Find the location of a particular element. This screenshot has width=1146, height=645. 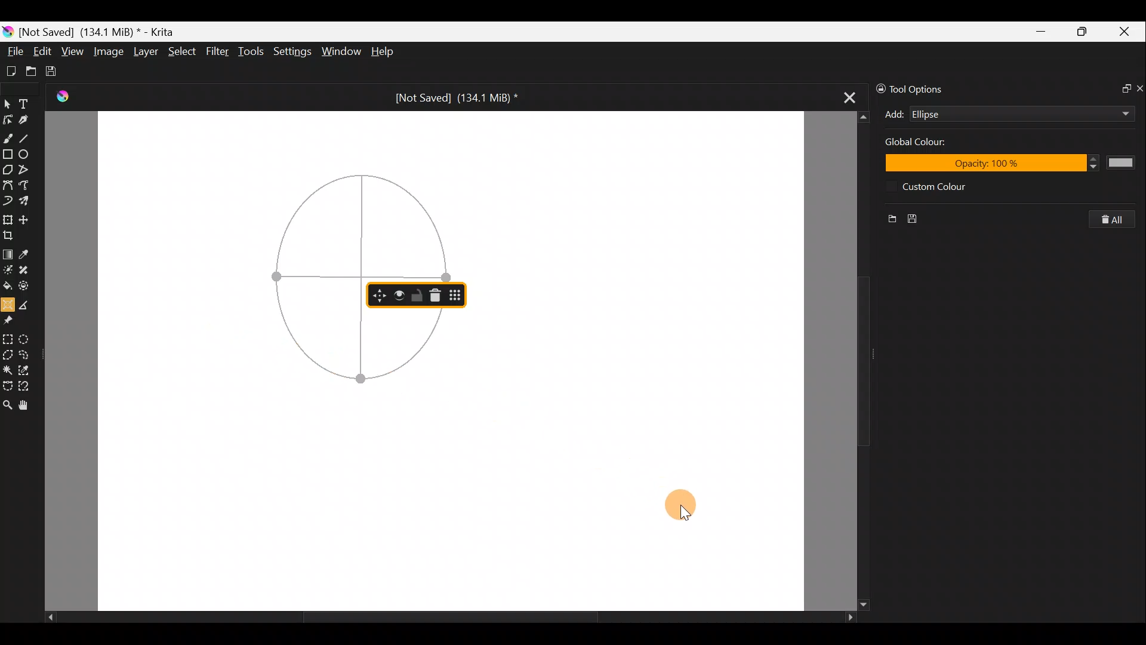

Add is located at coordinates (894, 114).